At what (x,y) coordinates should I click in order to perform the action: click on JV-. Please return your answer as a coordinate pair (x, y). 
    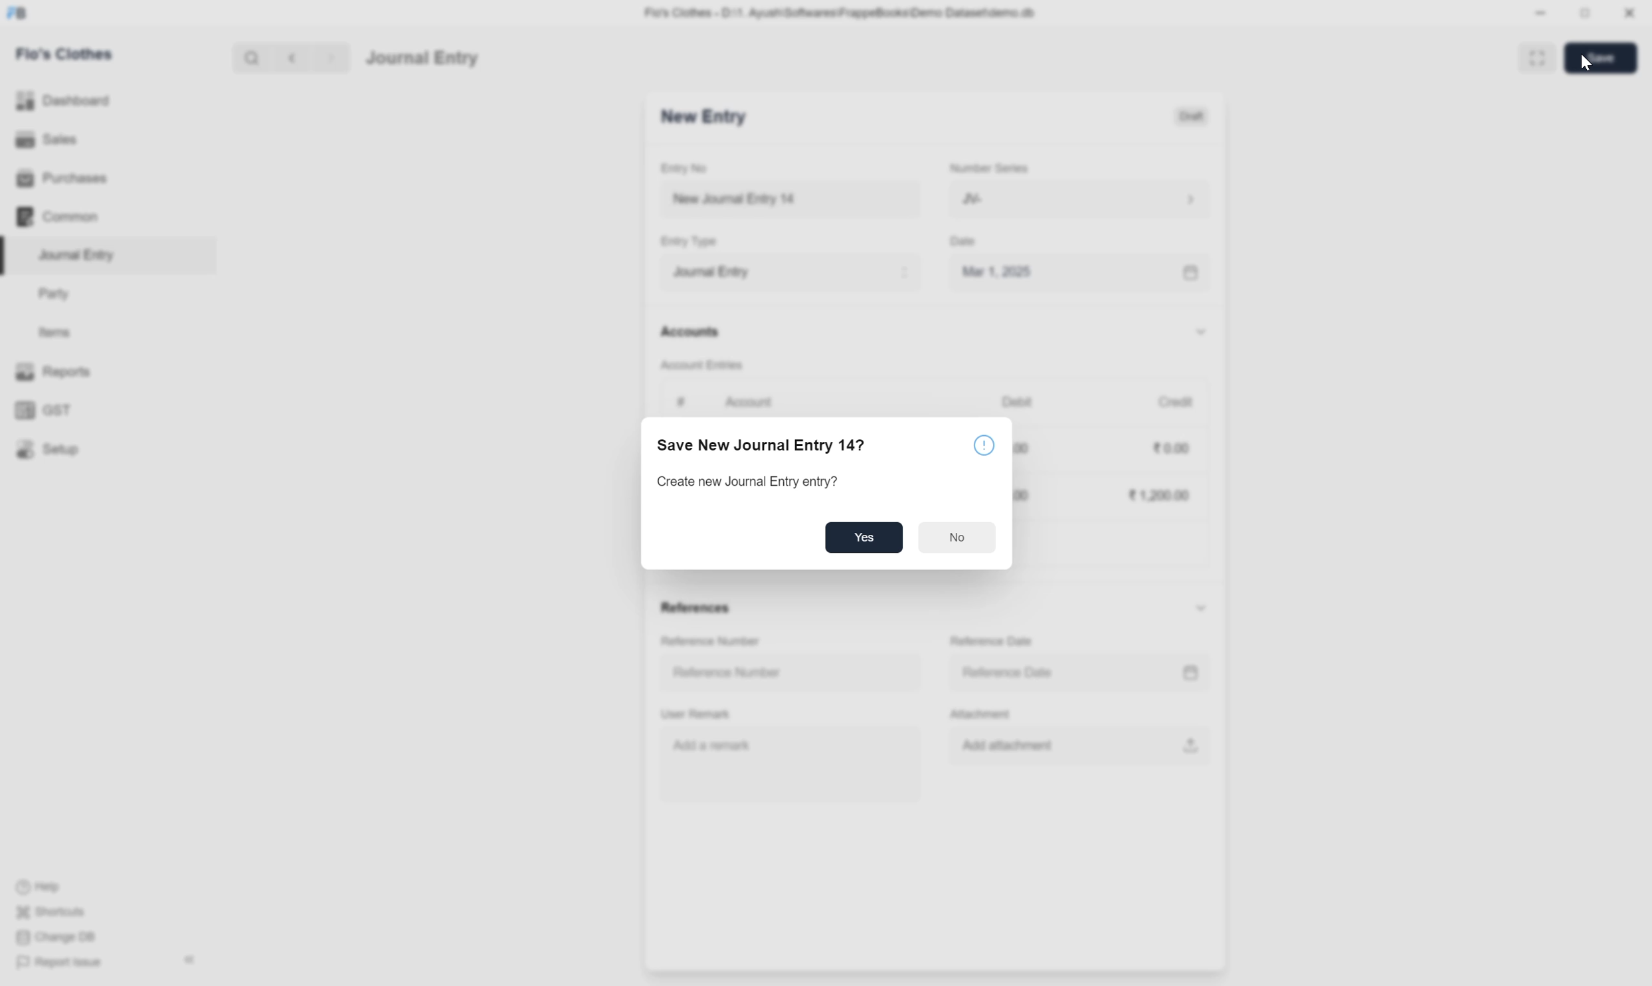
    Looking at the image, I should click on (1080, 199).